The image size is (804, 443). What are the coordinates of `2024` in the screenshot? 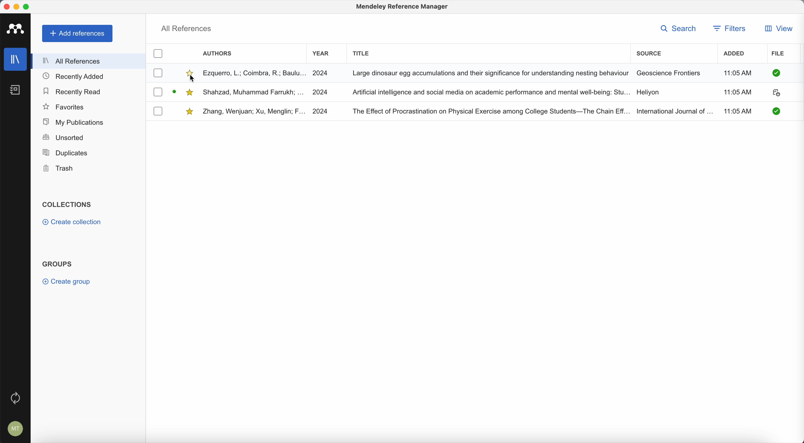 It's located at (322, 111).